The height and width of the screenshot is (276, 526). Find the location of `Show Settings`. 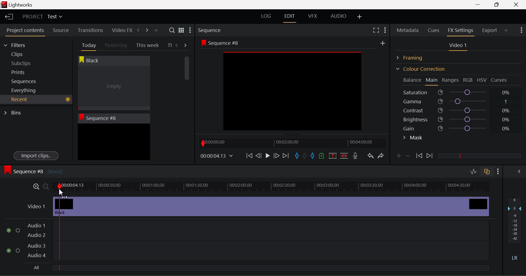

Show Settings is located at coordinates (521, 30).